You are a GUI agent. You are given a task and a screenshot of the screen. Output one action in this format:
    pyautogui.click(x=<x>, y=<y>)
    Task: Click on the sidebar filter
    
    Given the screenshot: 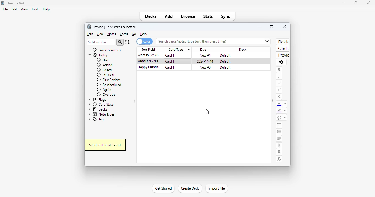 What is the action you would take?
    pyautogui.click(x=101, y=42)
    